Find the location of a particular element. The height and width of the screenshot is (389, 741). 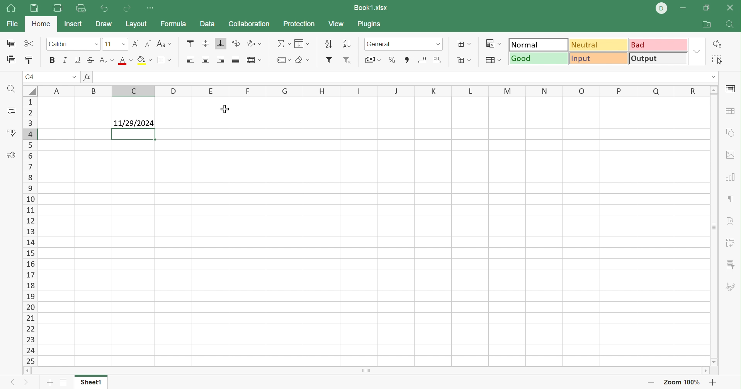

Layout is located at coordinates (137, 24).